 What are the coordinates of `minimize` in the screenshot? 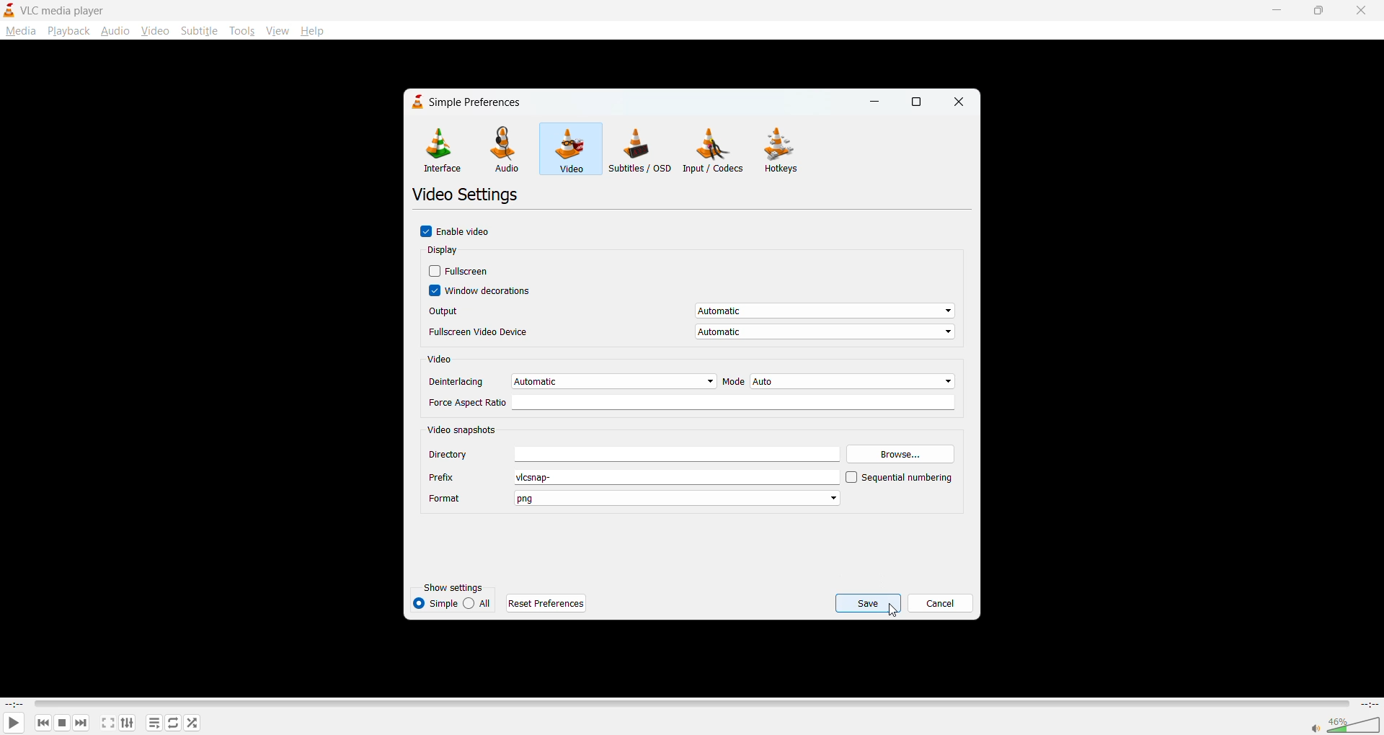 It's located at (1279, 9).